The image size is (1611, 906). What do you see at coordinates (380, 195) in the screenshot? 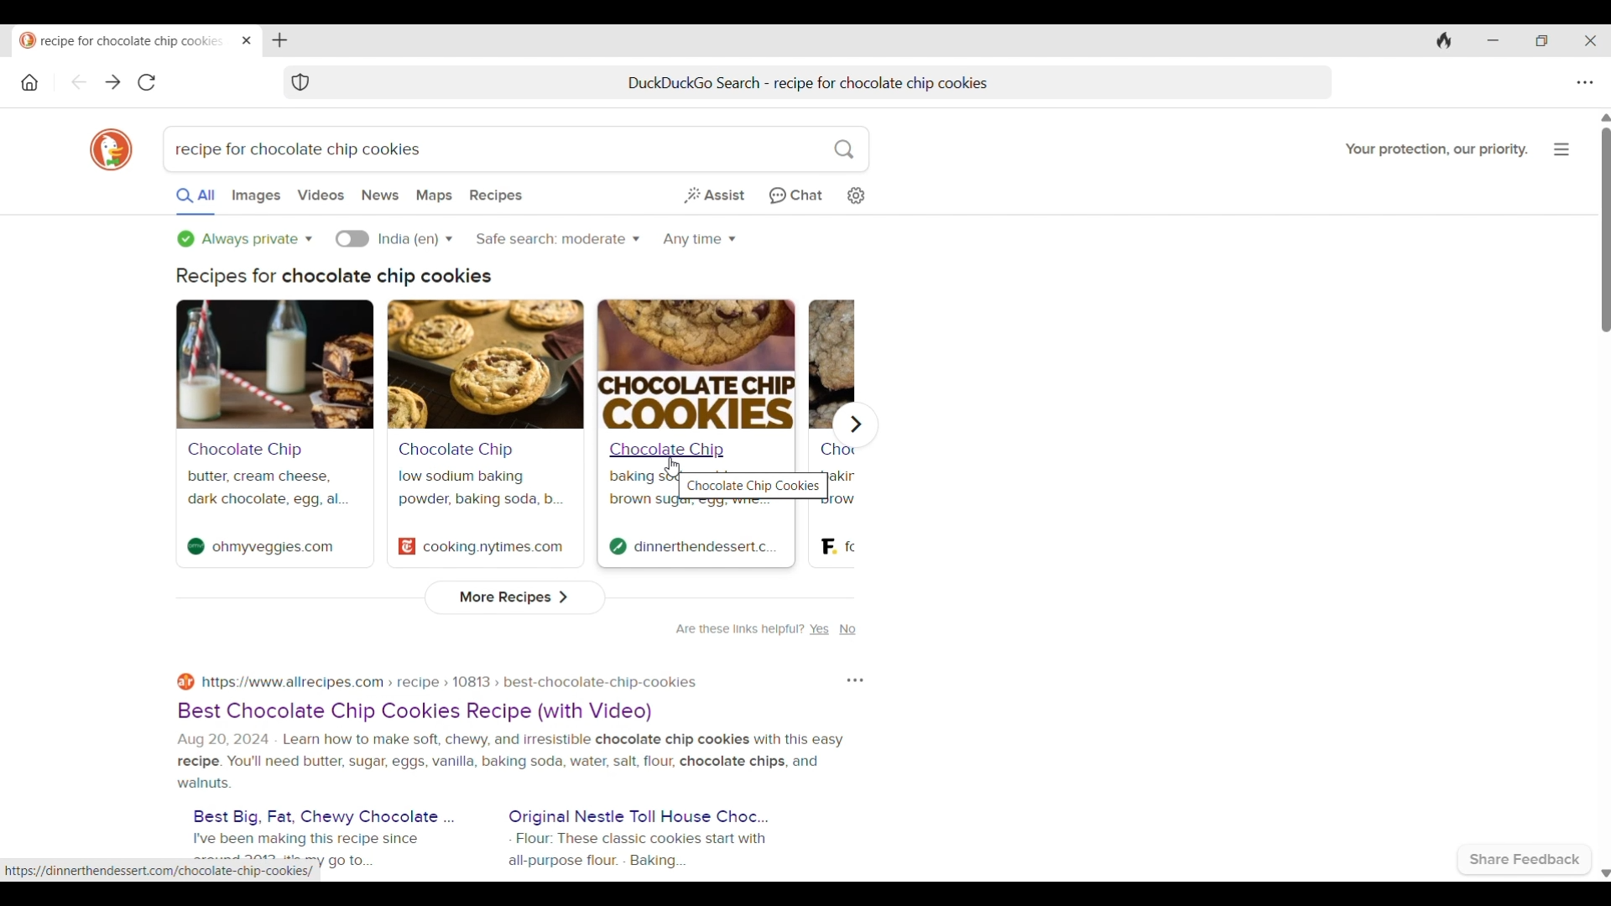
I see `Search news` at bounding box center [380, 195].